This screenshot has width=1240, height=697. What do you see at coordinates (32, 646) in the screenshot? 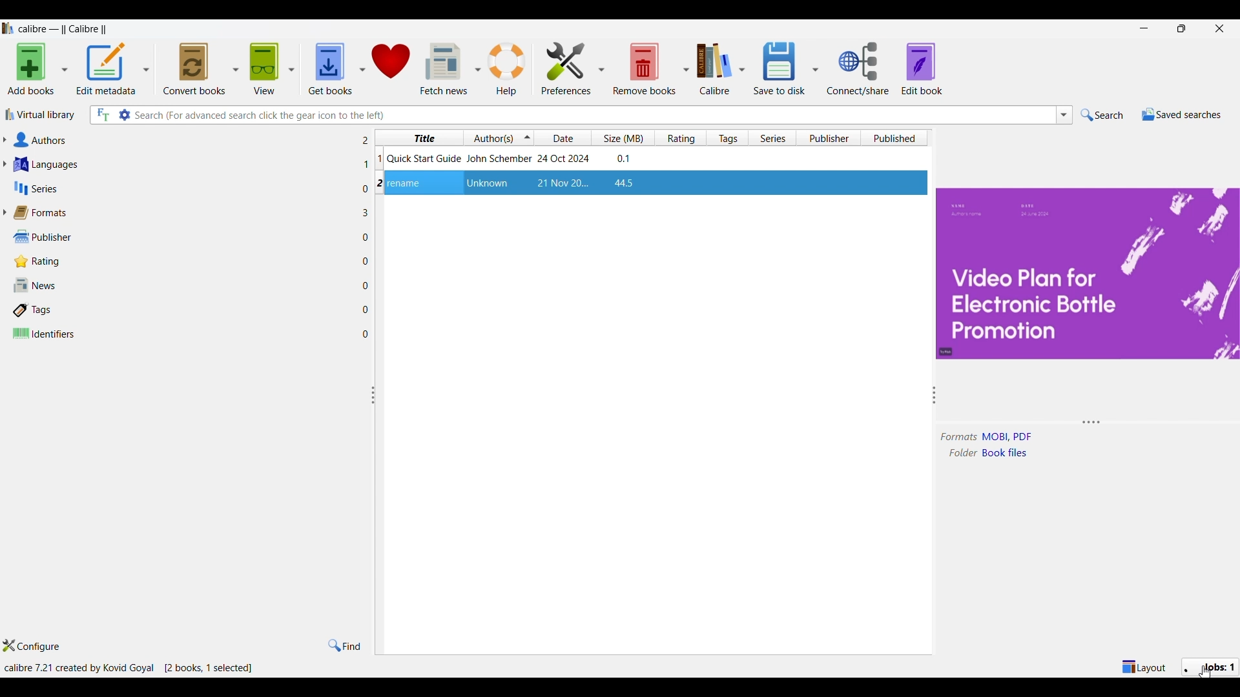
I see `Configure` at bounding box center [32, 646].